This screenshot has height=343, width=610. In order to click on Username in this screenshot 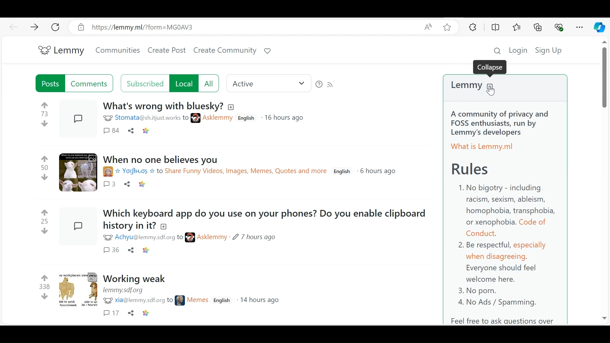, I will do `click(213, 238)`.